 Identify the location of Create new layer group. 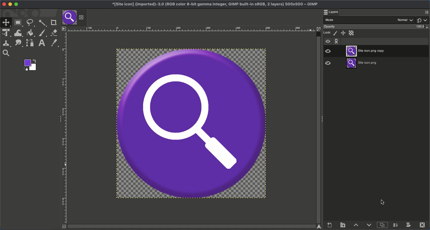
(343, 224).